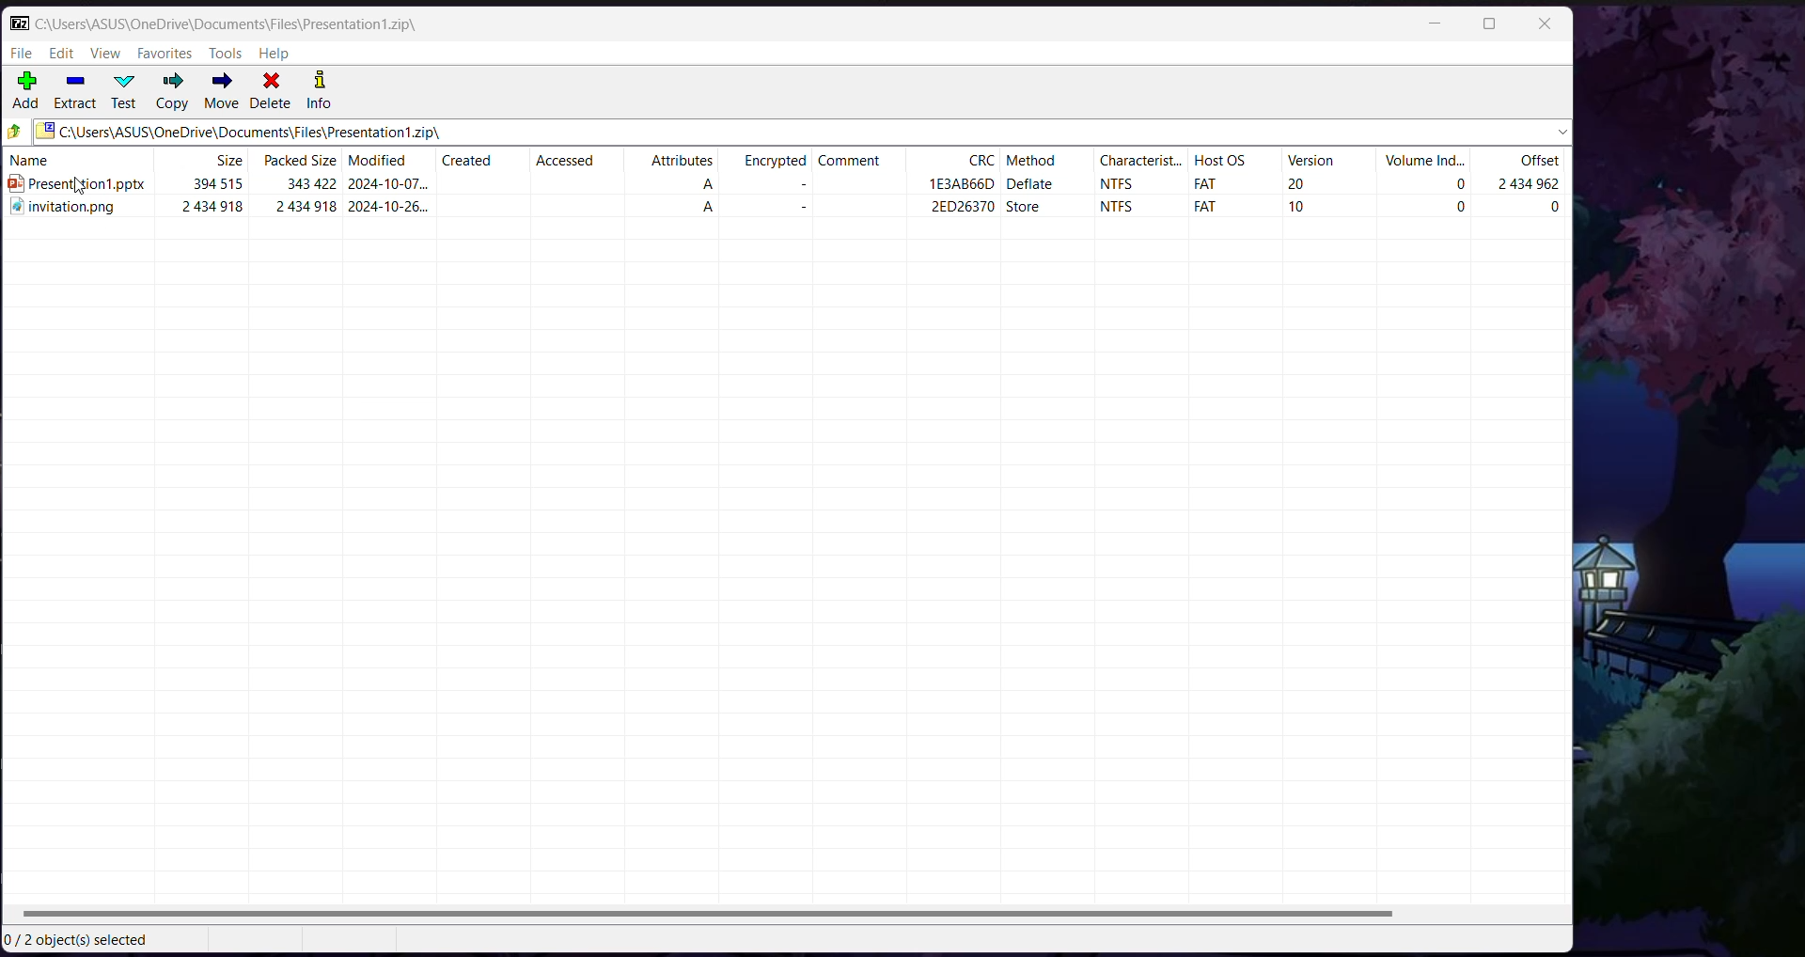 This screenshot has width=1805, height=957. I want to click on —deflate, so click(1044, 185).